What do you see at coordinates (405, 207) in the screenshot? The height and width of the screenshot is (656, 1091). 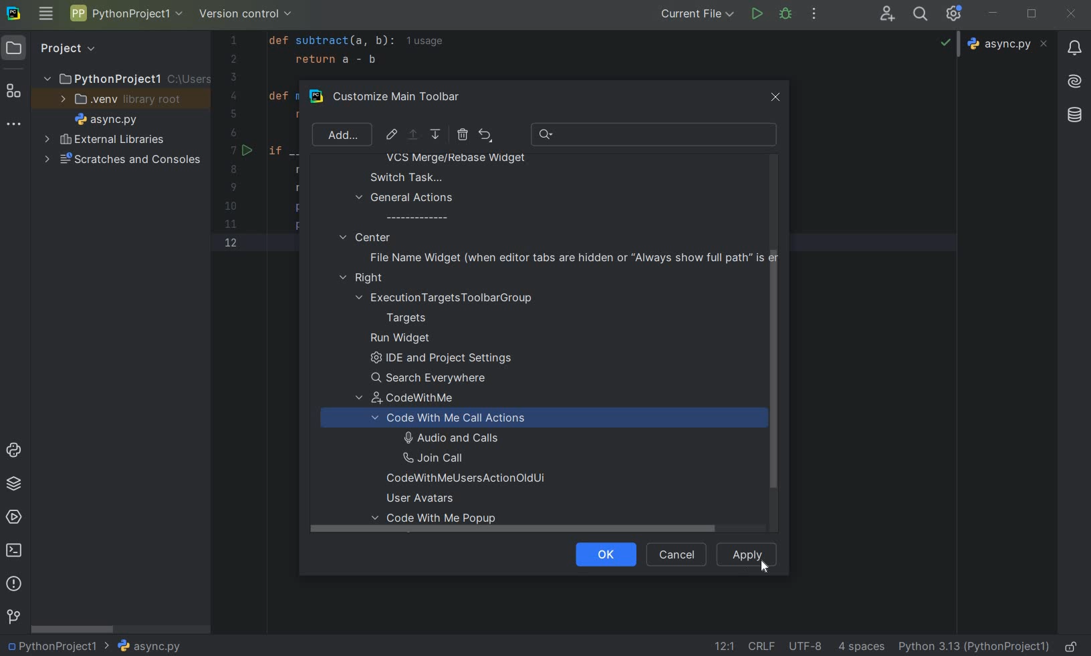 I see `general actions` at bounding box center [405, 207].